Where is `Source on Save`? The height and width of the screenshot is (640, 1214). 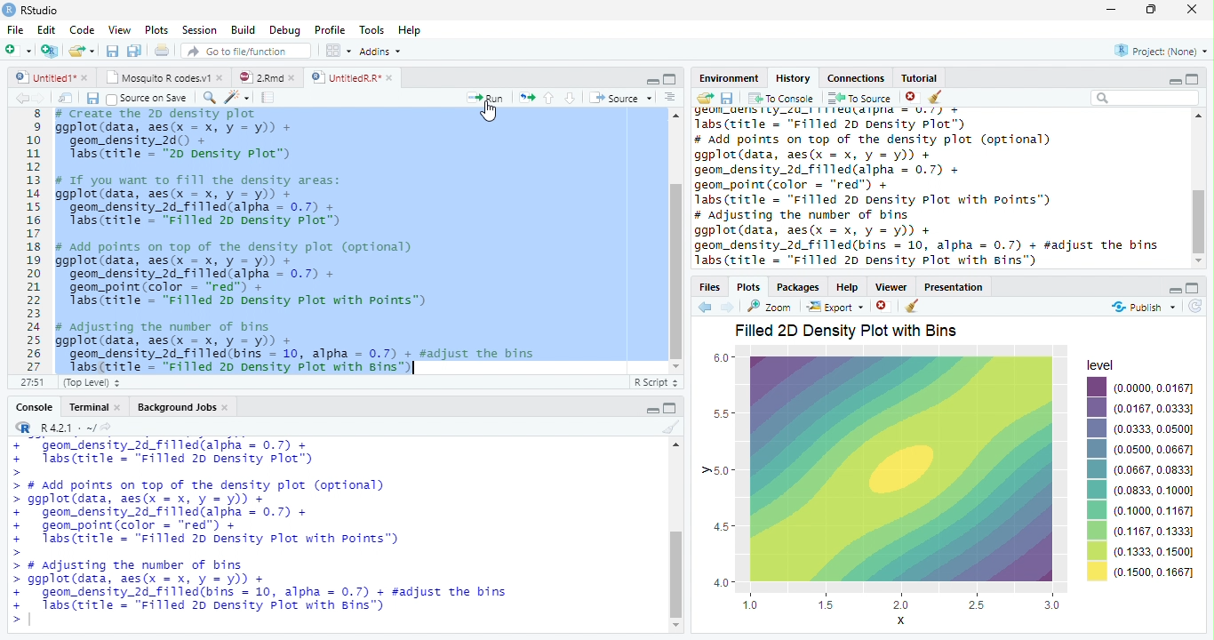
Source on Save is located at coordinates (145, 99).